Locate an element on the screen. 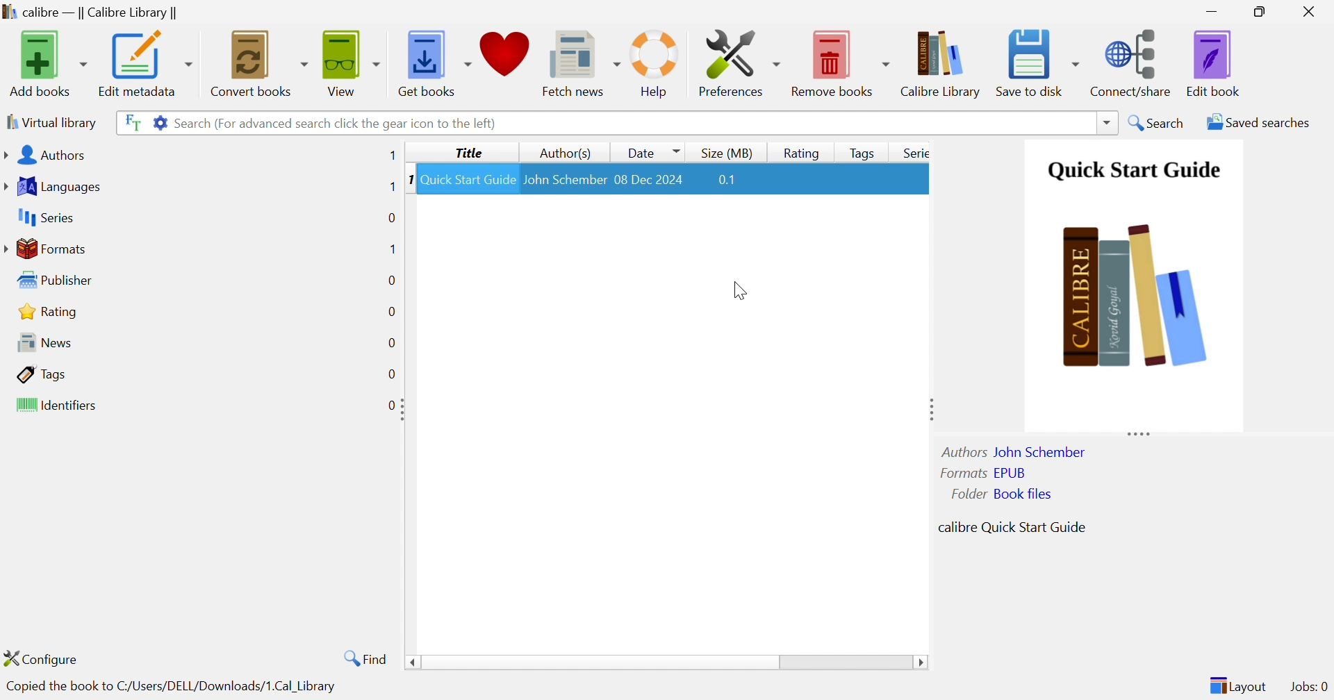  Help is located at coordinates (657, 63).